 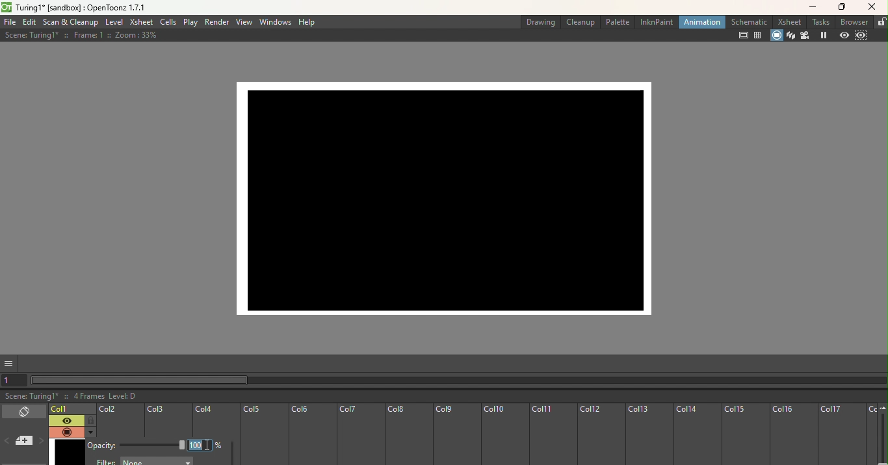 What do you see at coordinates (144, 461) in the screenshot?
I see `Filter` at bounding box center [144, 461].